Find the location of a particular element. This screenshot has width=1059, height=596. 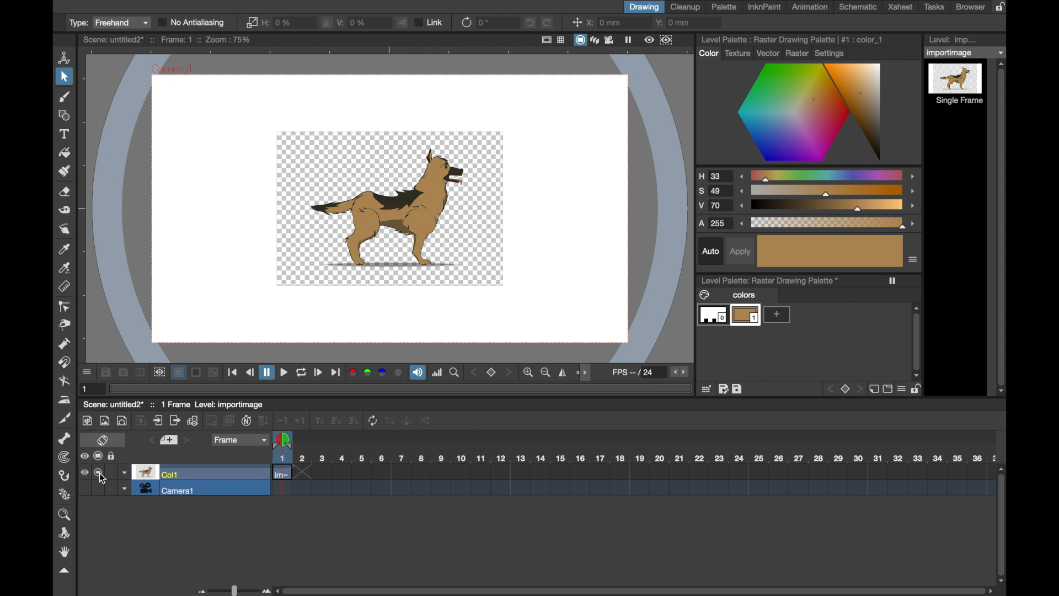

shape tool is located at coordinates (63, 115).